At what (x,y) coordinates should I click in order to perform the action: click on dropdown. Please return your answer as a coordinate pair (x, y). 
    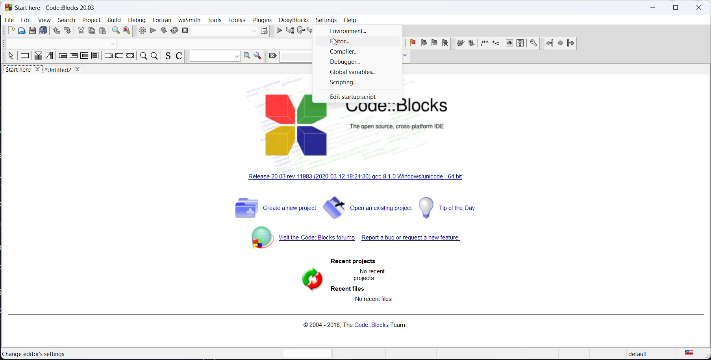
    Looking at the image, I should click on (113, 45).